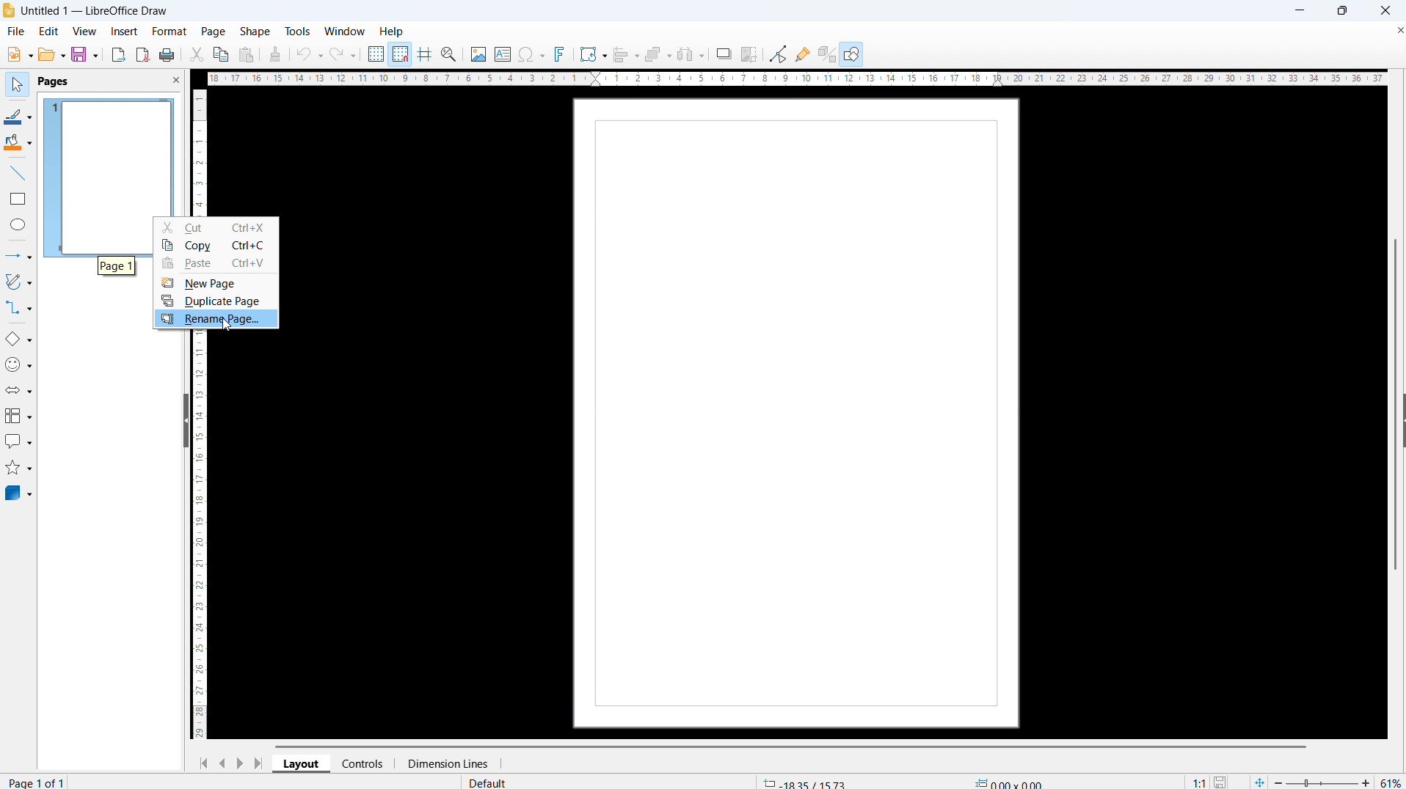  I want to click on shadow, so click(723, 53).